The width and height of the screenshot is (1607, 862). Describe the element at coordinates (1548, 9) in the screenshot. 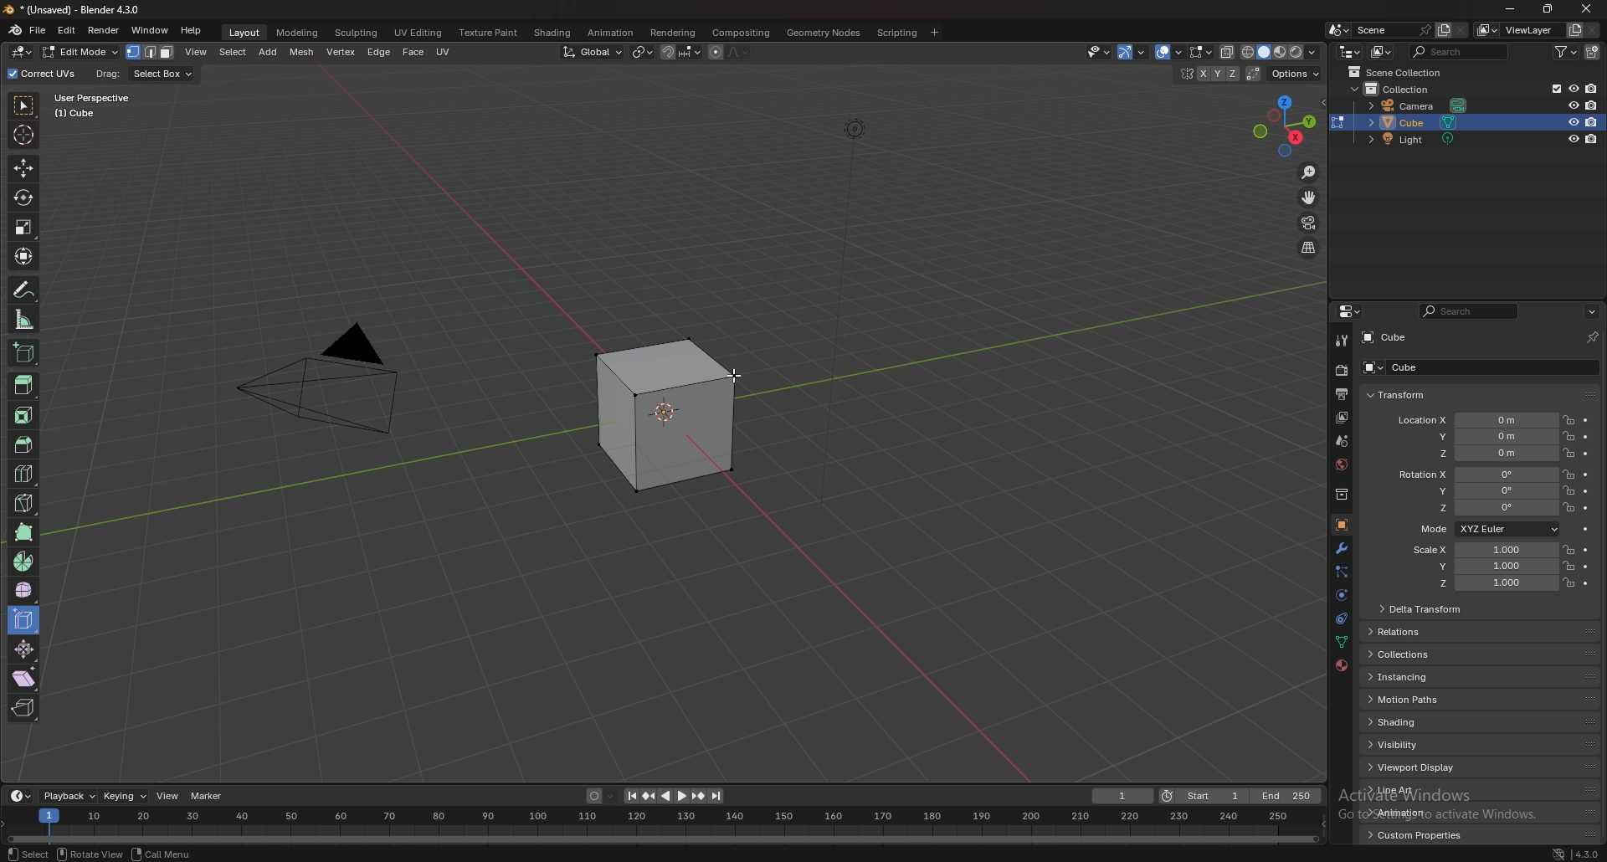

I see `resize` at that location.